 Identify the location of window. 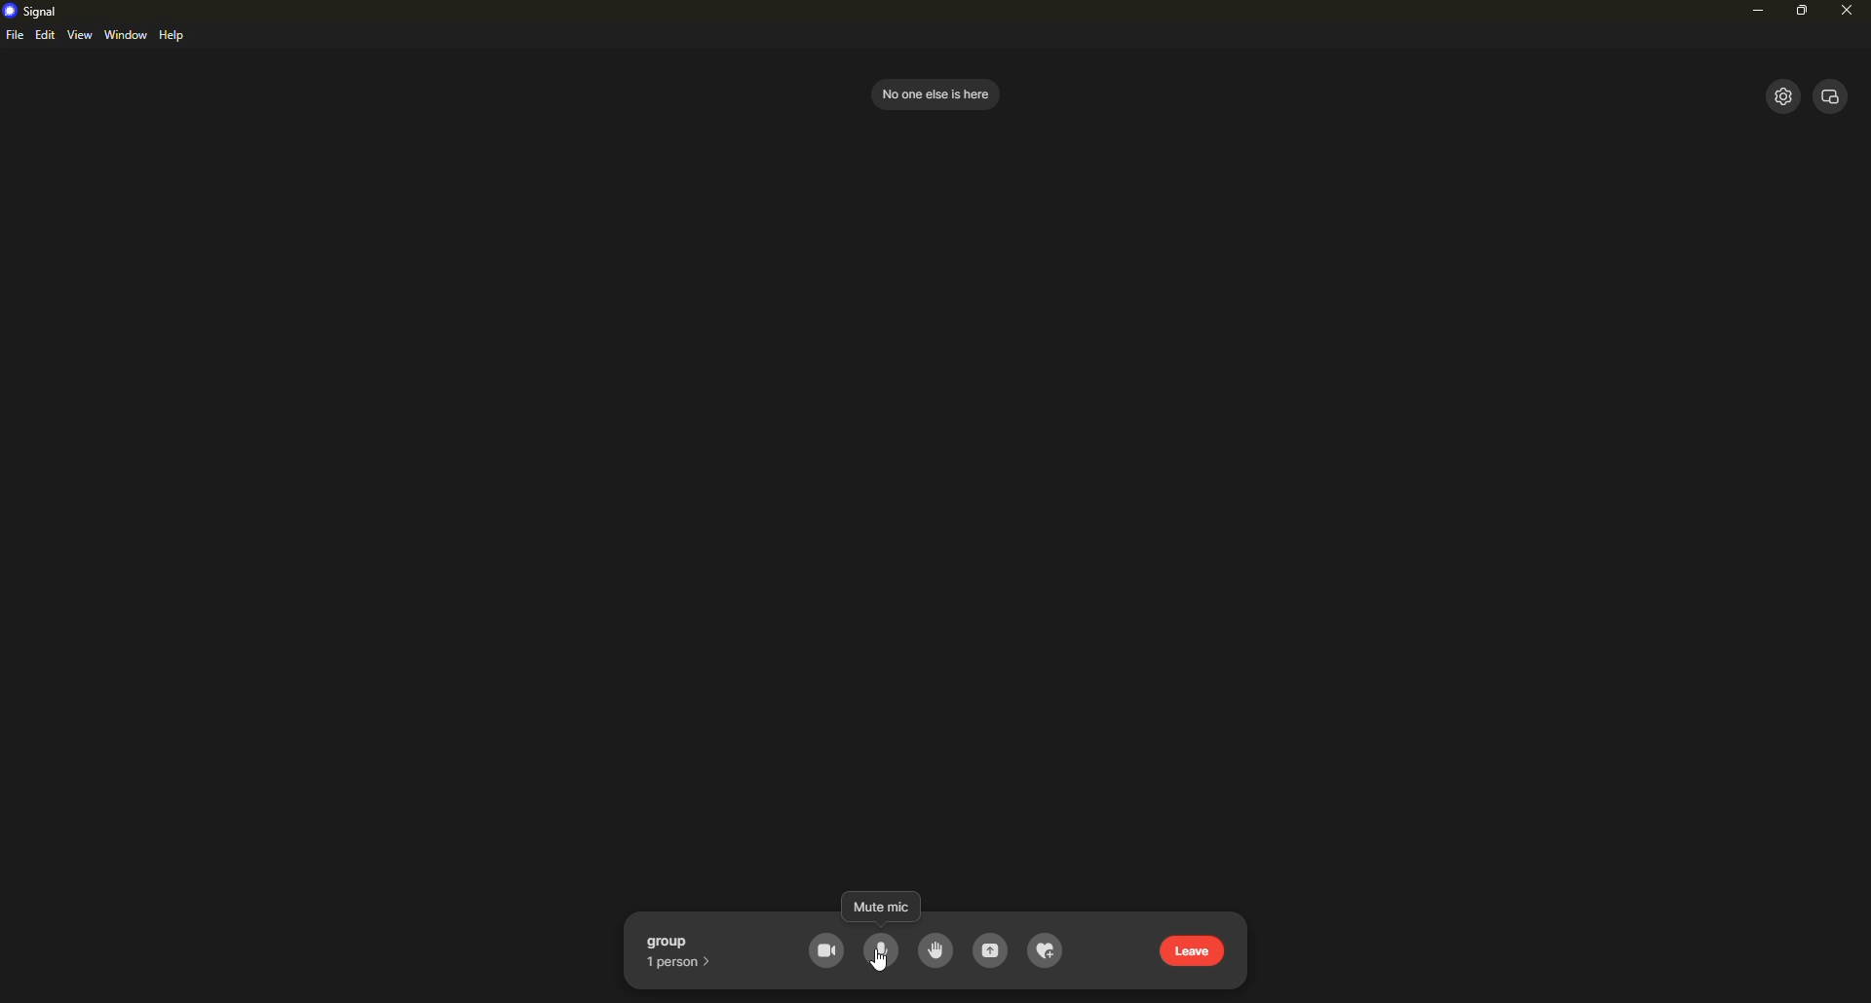
(127, 35).